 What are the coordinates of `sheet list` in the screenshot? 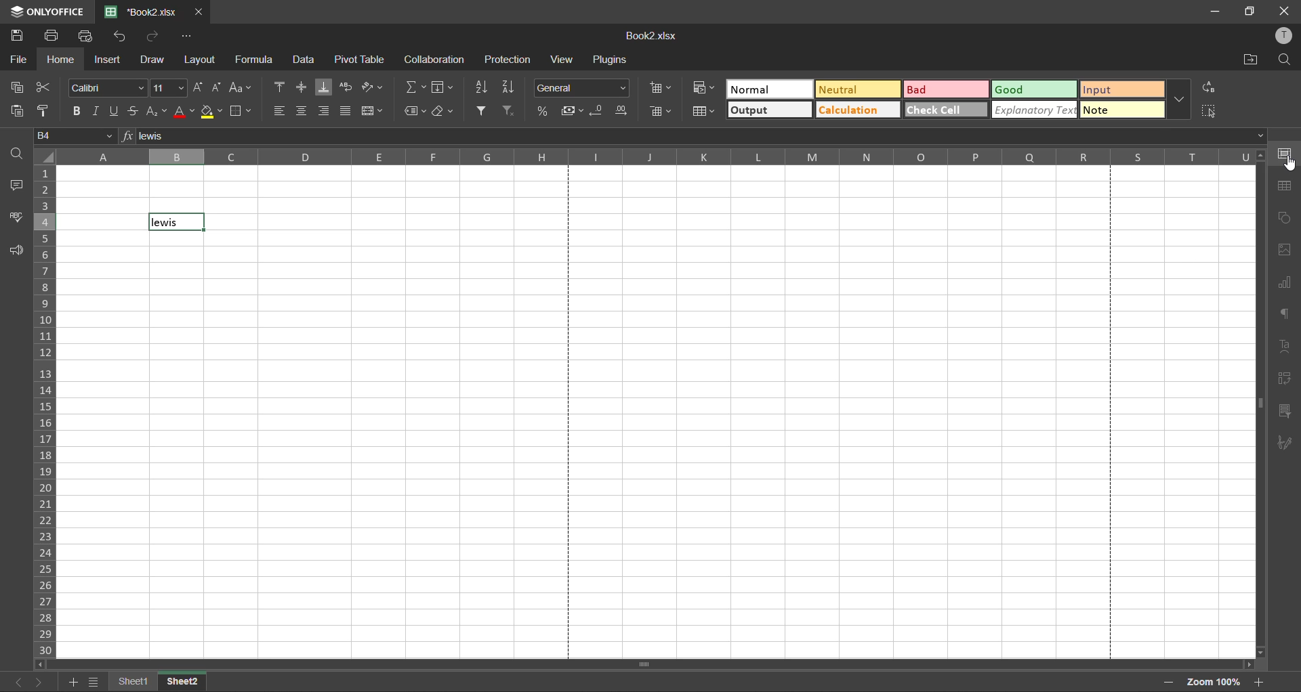 It's located at (94, 682).